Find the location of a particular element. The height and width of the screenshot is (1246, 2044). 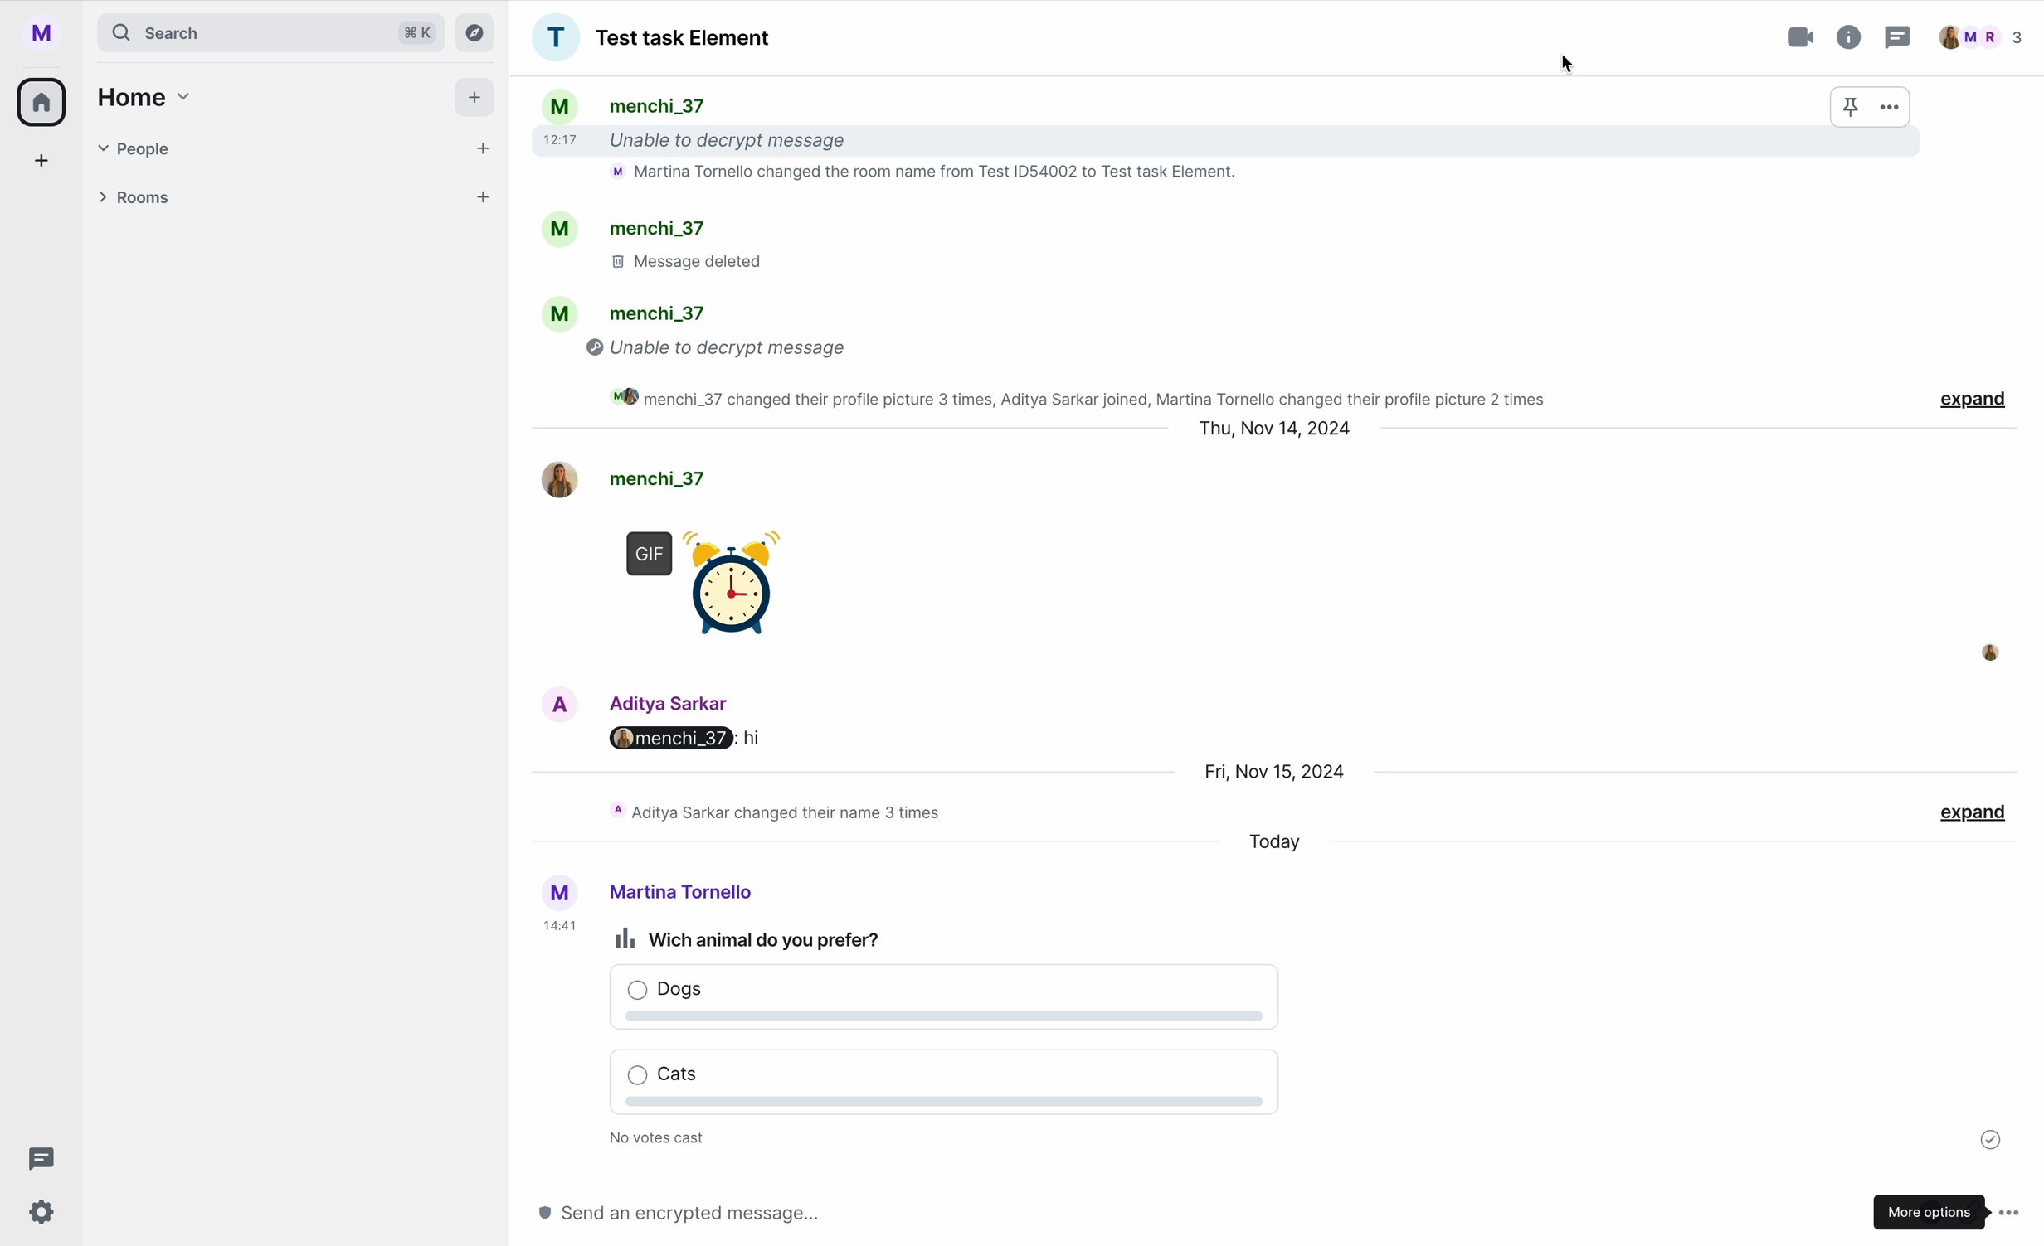

14:41 is located at coordinates (559, 928).